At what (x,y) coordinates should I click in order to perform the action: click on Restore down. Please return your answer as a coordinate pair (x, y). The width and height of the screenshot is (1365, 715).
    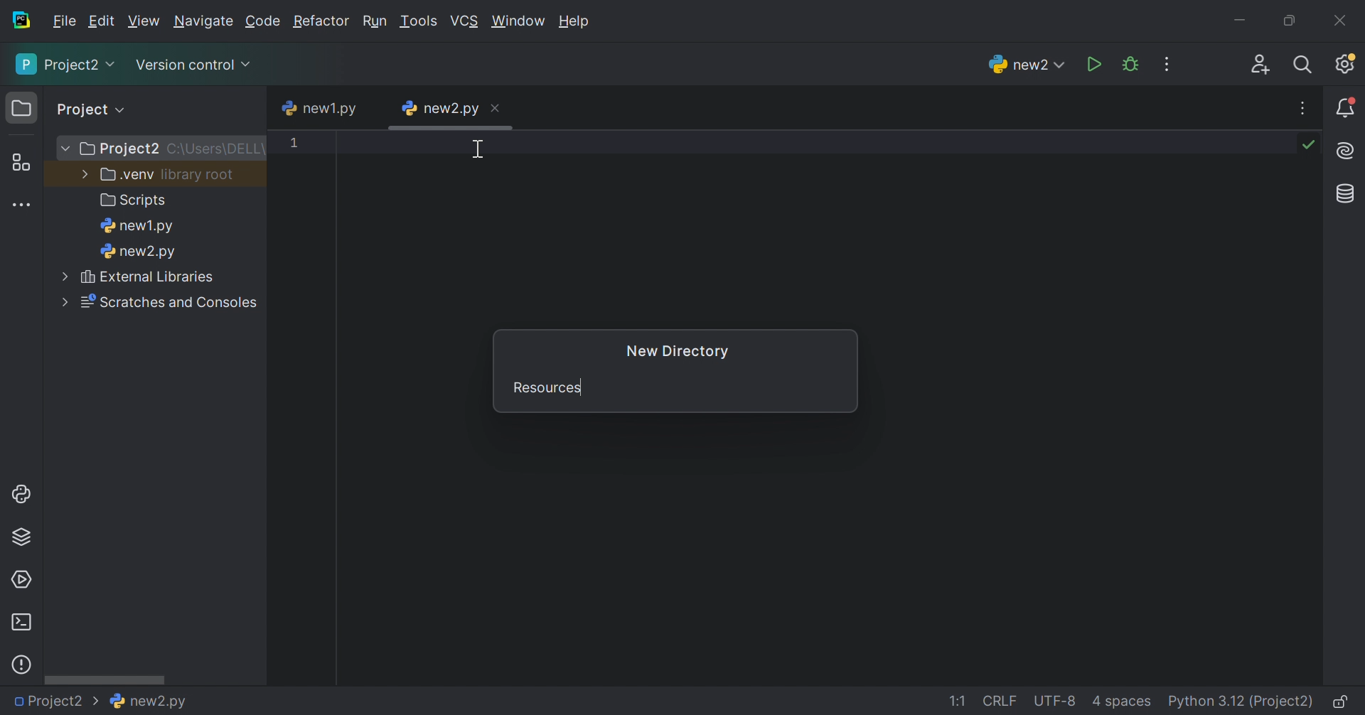
    Looking at the image, I should click on (1291, 20).